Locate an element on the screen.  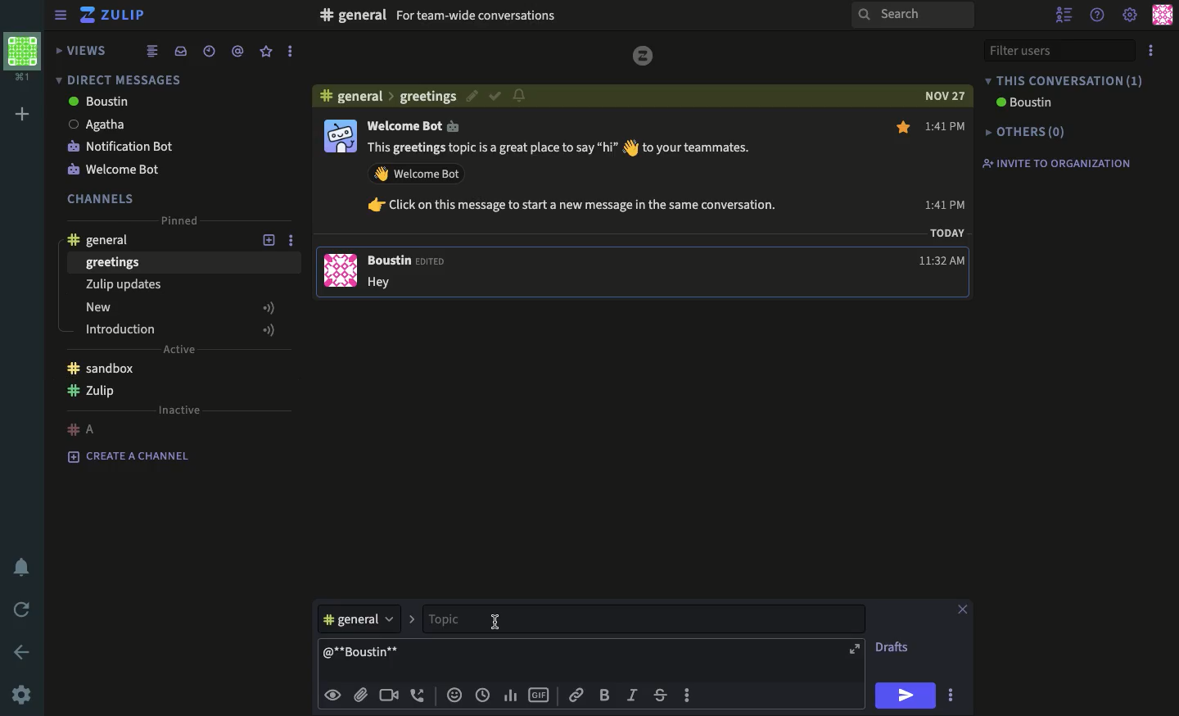
1:41 PM is located at coordinates (946, 165).